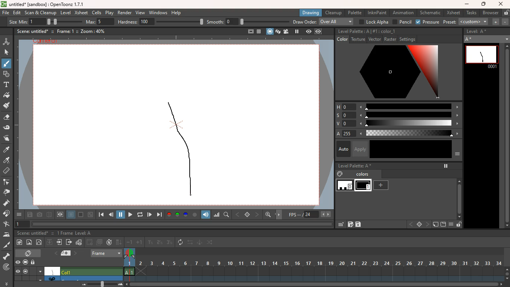 The width and height of the screenshot is (510, 287). What do you see at coordinates (29, 215) in the screenshot?
I see `save` at bounding box center [29, 215].